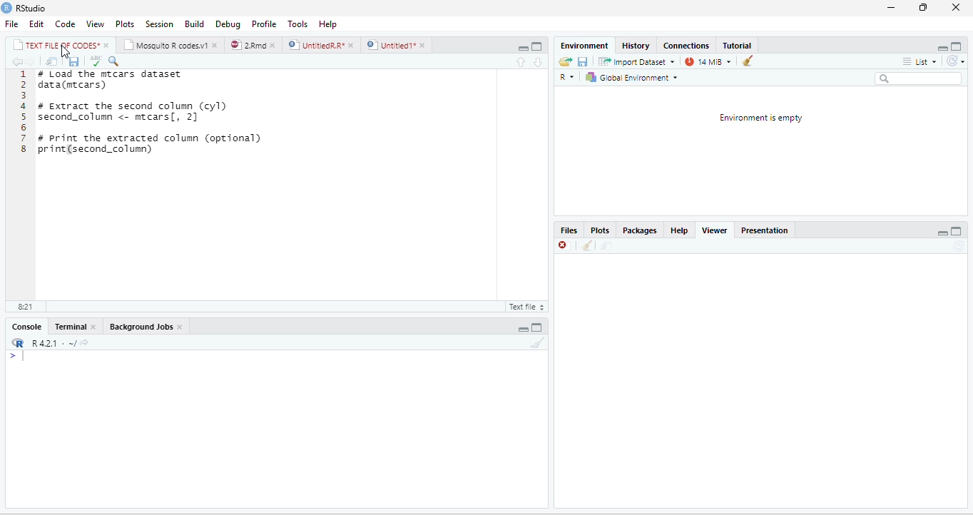 Image resolution: width=973 pixels, height=515 pixels. What do you see at coordinates (24, 307) in the screenshot?
I see `8:21` at bounding box center [24, 307].